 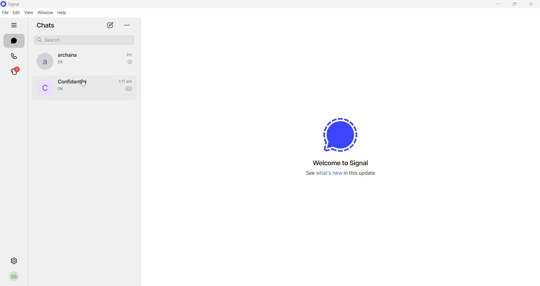 I want to click on view, so click(x=29, y=13).